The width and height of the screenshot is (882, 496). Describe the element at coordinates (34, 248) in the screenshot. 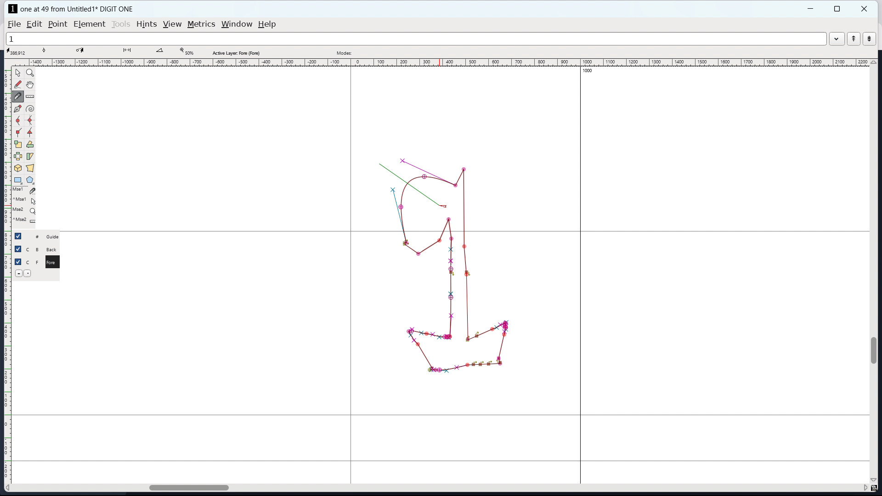

I see `C B` at that location.